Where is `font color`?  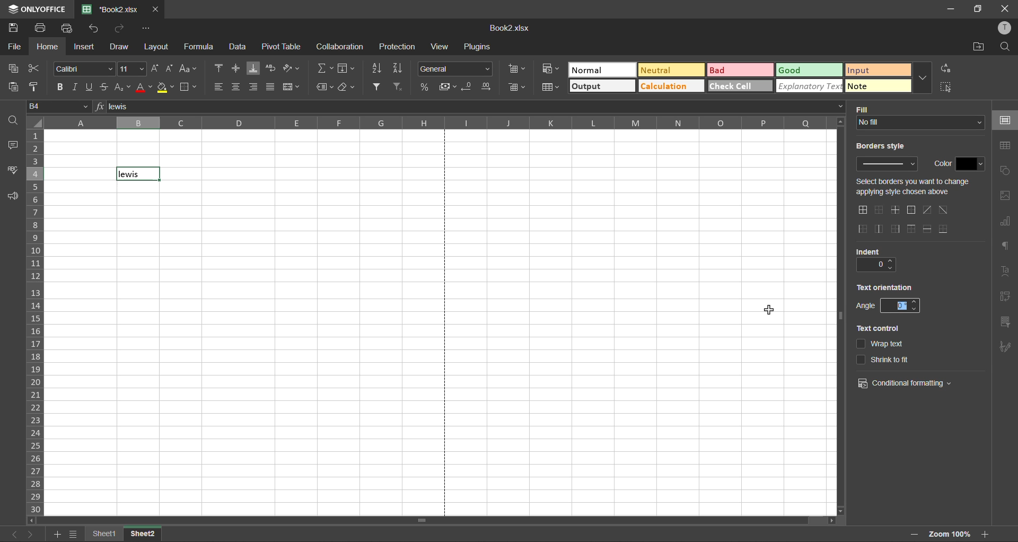 font color is located at coordinates (144, 89).